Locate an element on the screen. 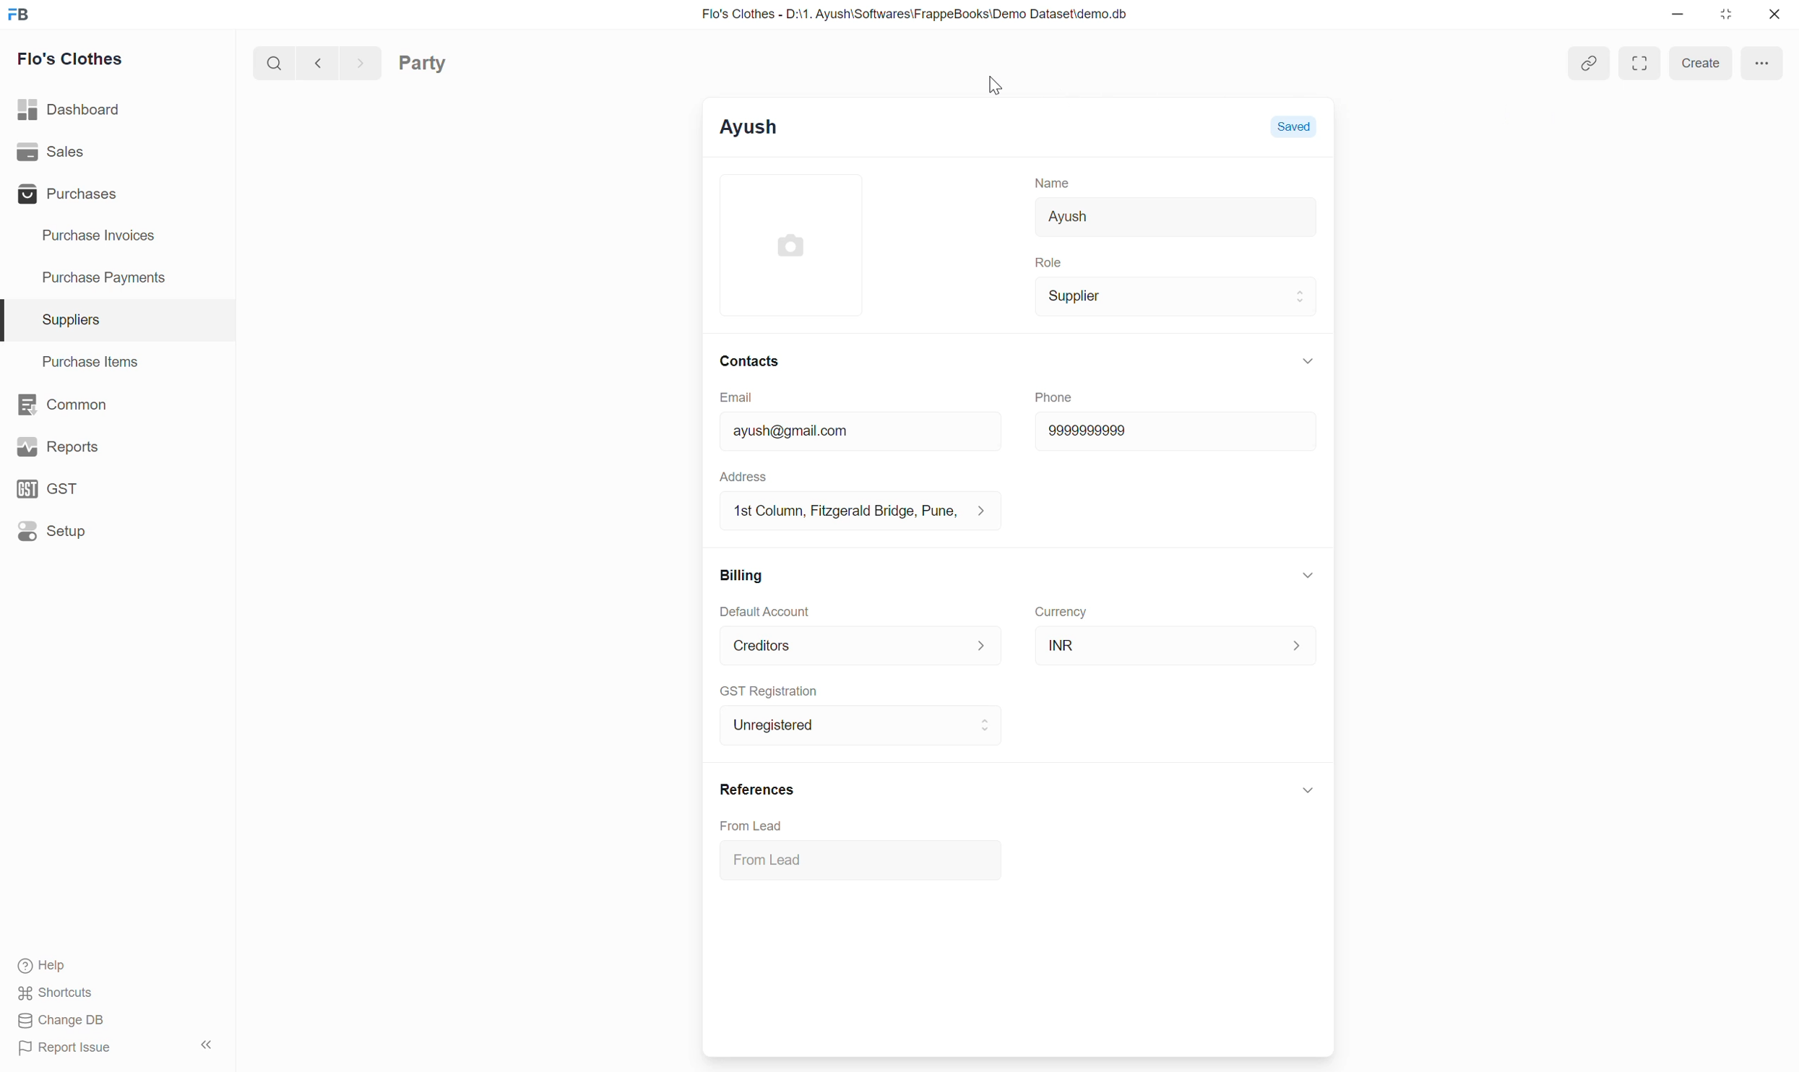 Image resolution: width=1799 pixels, height=1072 pixels. Suppliers is located at coordinates (118, 321).